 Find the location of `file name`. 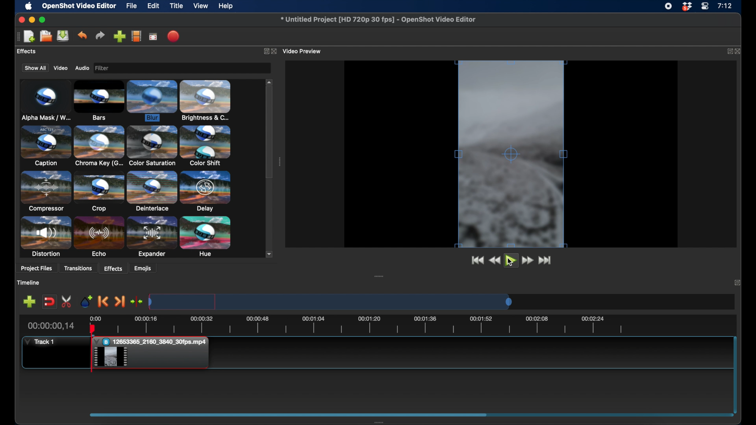

file name is located at coordinates (378, 19).